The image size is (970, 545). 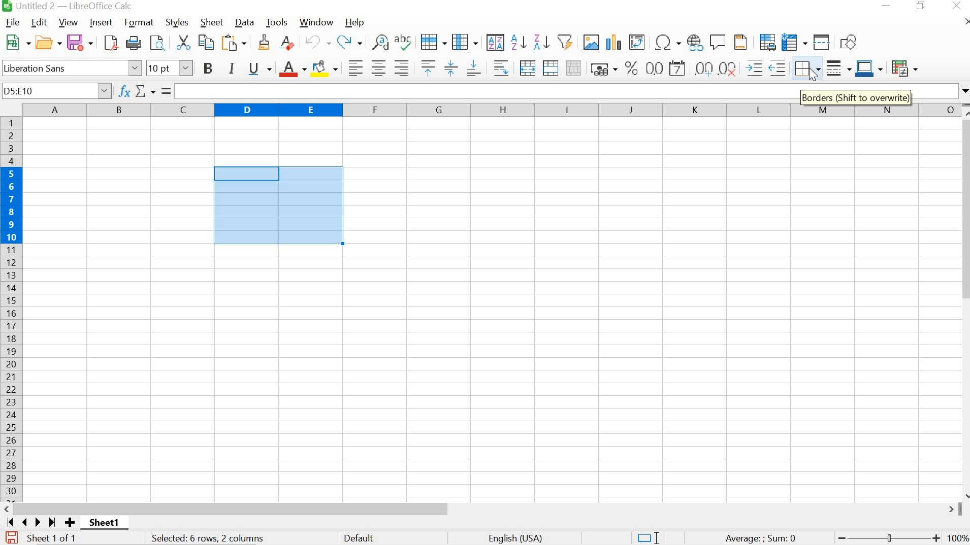 What do you see at coordinates (405, 42) in the screenshot?
I see `SPELLING` at bounding box center [405, 42].